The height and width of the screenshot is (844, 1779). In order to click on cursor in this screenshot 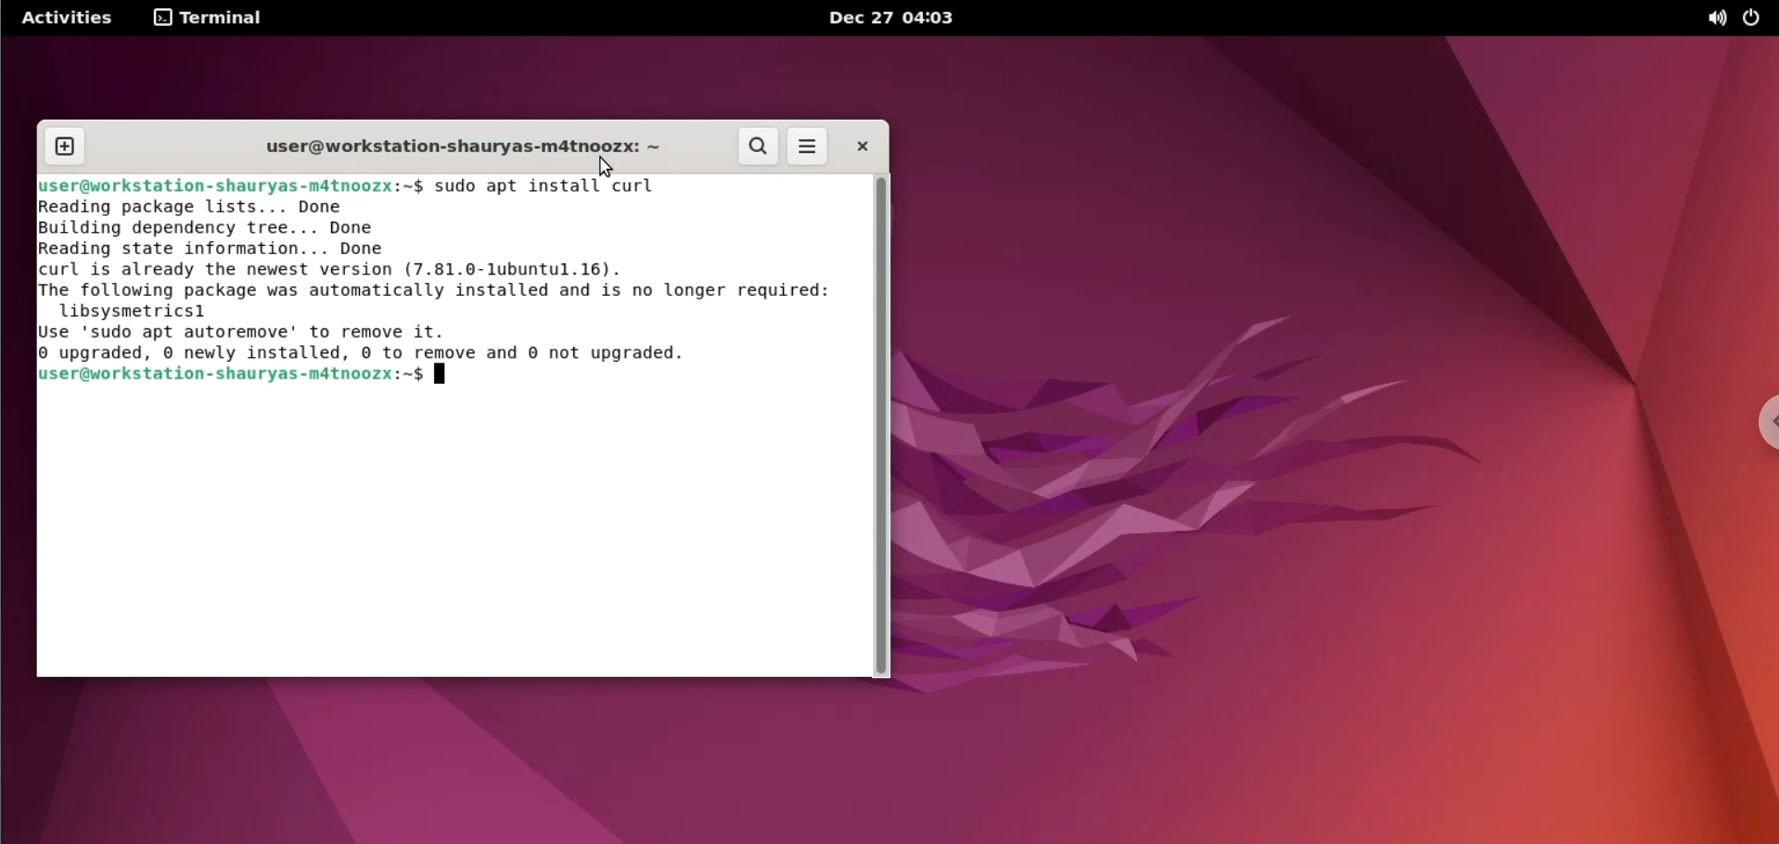, I will do `click(600, 167)`.